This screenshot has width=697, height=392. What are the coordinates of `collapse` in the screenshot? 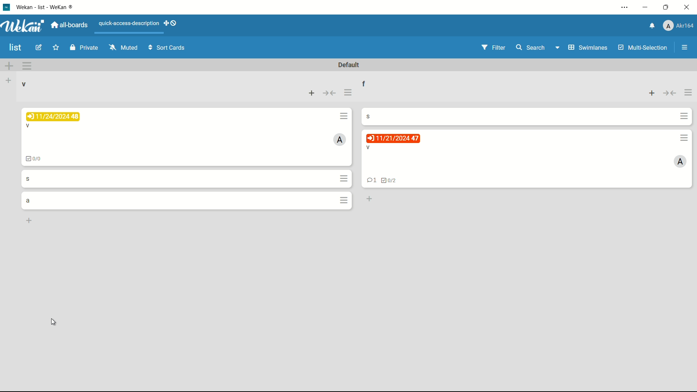 It's located at (670, 94).